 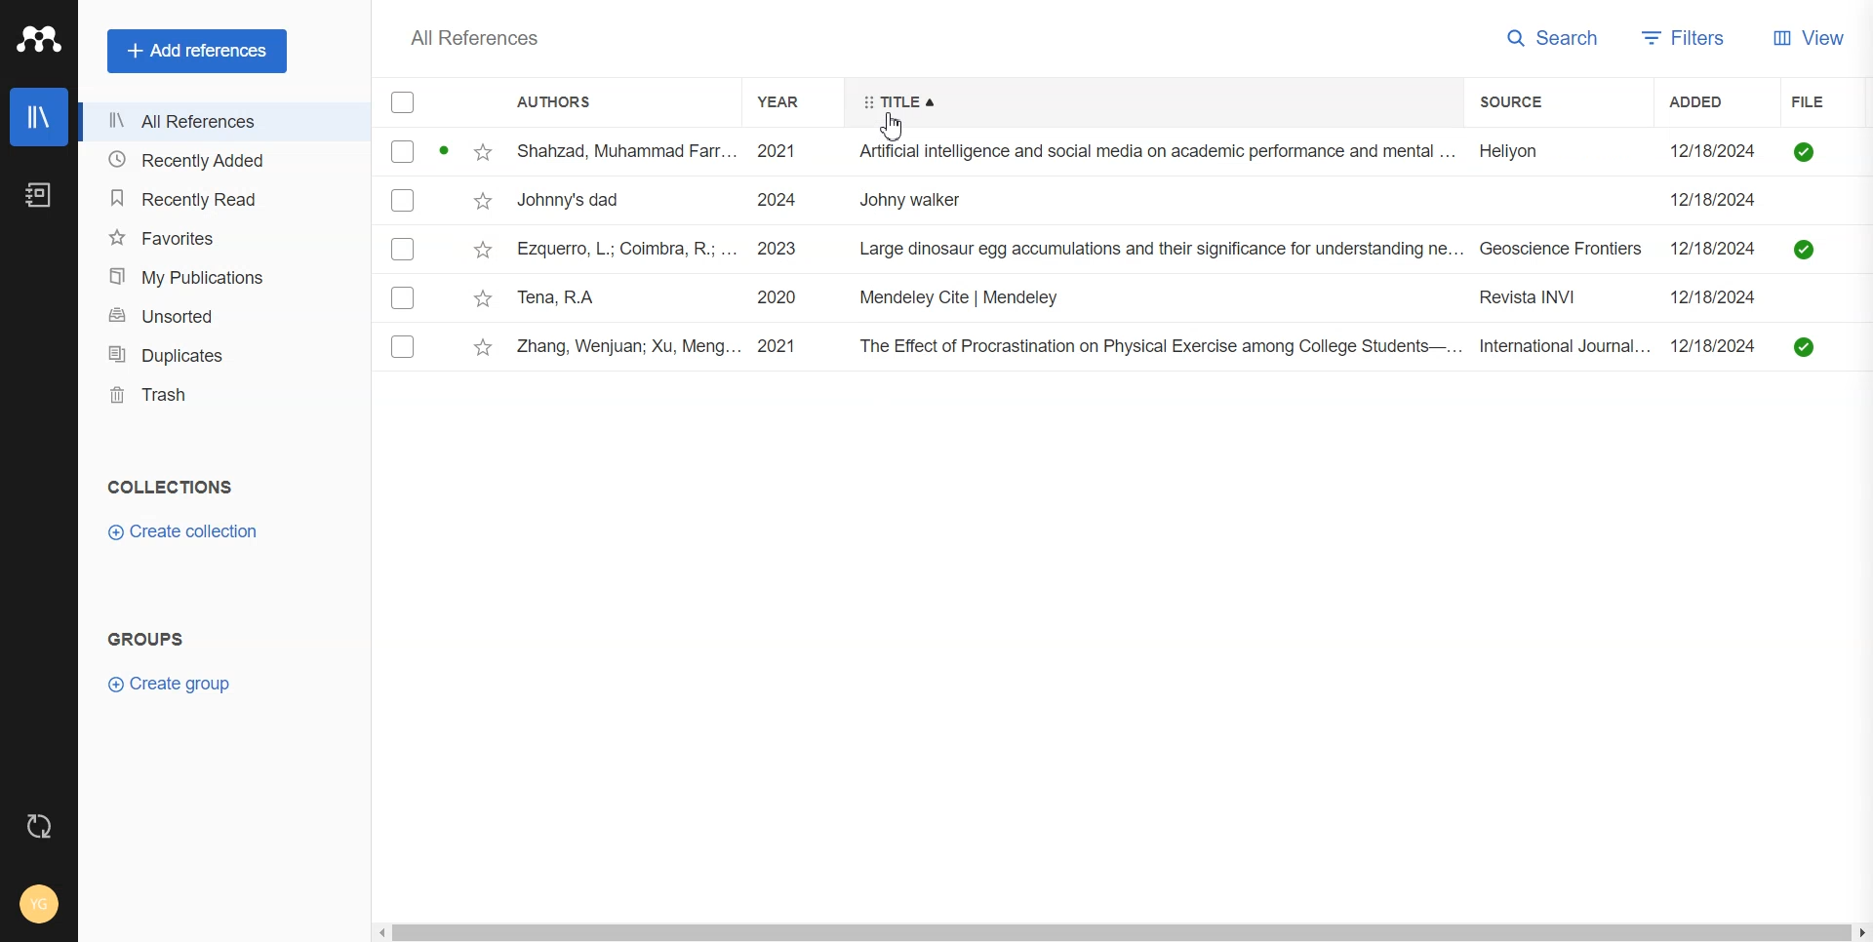 I want to click on Trash, so click(x=223, y=395).